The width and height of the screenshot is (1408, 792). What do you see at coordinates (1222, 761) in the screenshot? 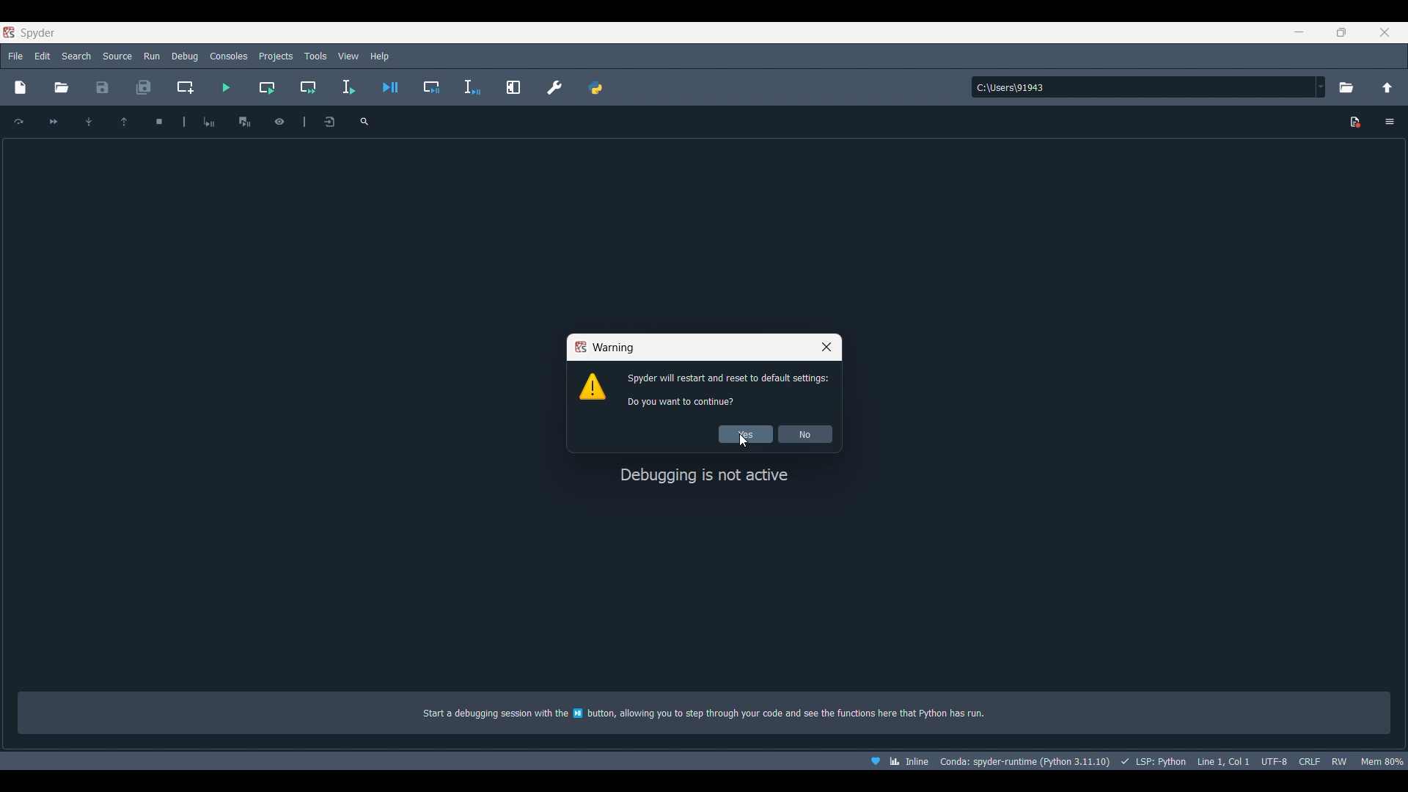
I see `line 1, col1` at bounding box center [1222, 761].